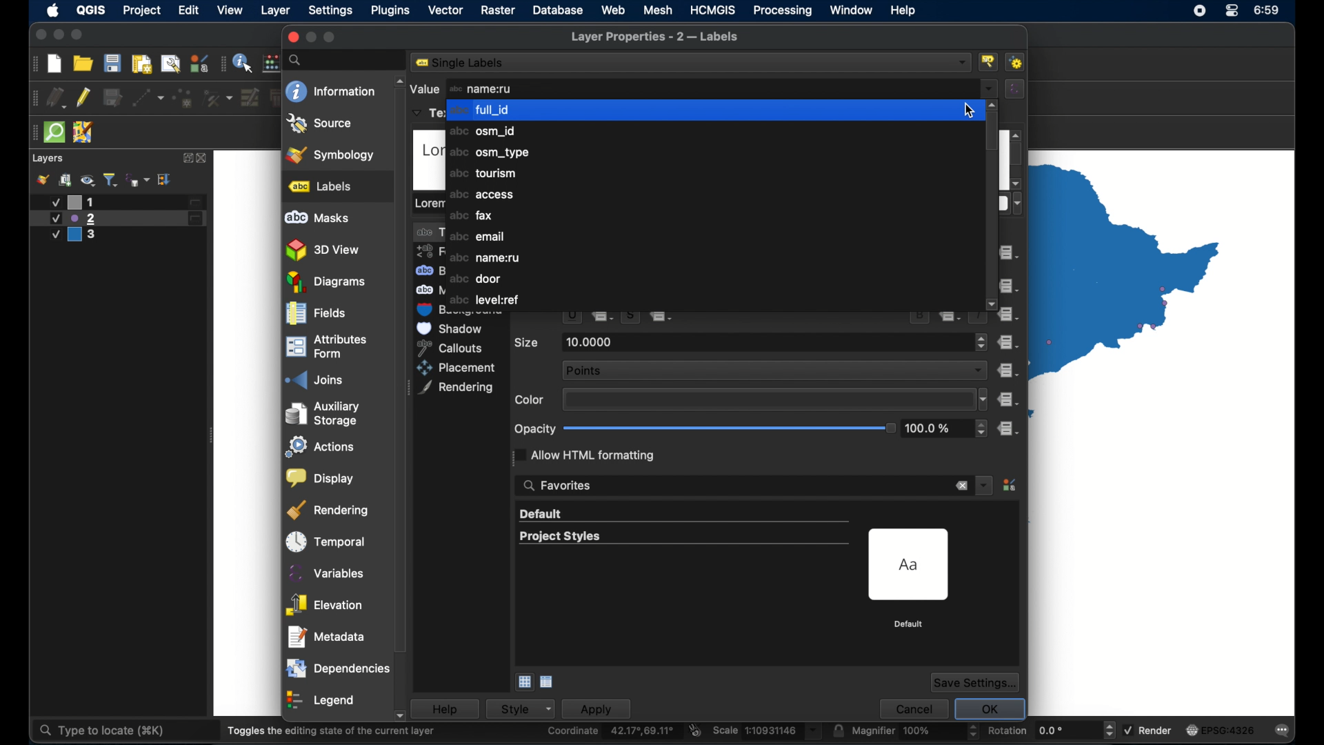 Image resolution: width=1324 pixels, height=745 pixels. I want to click on color preview, so click(765, 399).